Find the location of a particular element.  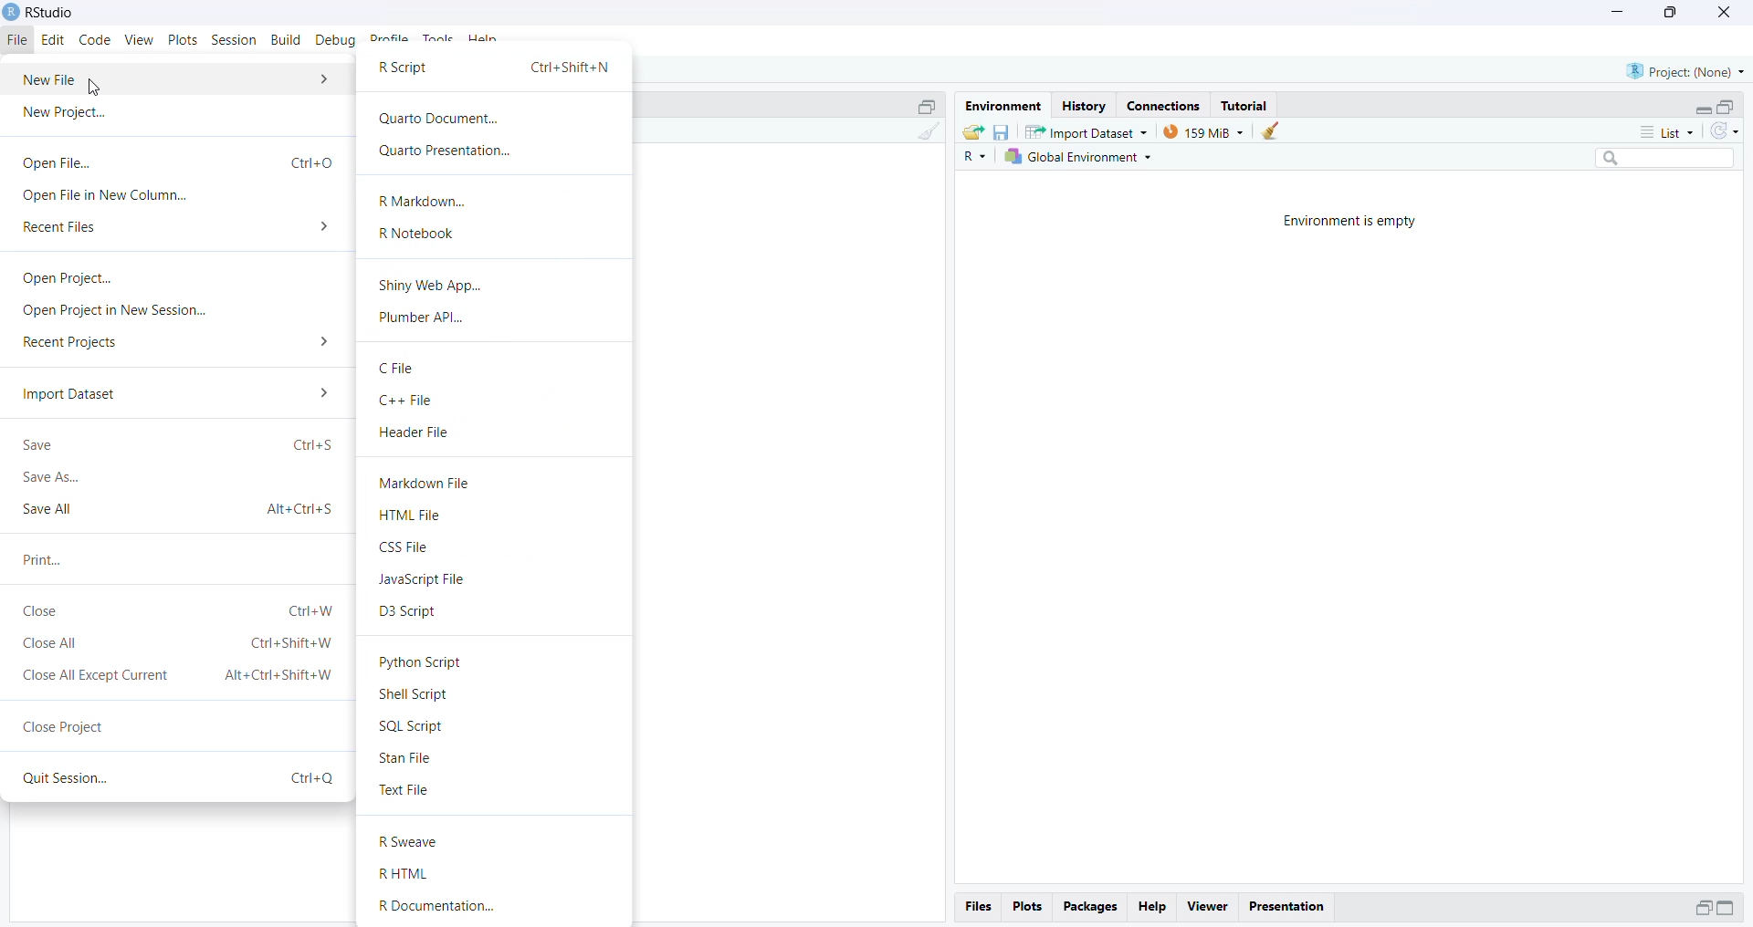

JavaScript File is located at coordinates (430, 580).